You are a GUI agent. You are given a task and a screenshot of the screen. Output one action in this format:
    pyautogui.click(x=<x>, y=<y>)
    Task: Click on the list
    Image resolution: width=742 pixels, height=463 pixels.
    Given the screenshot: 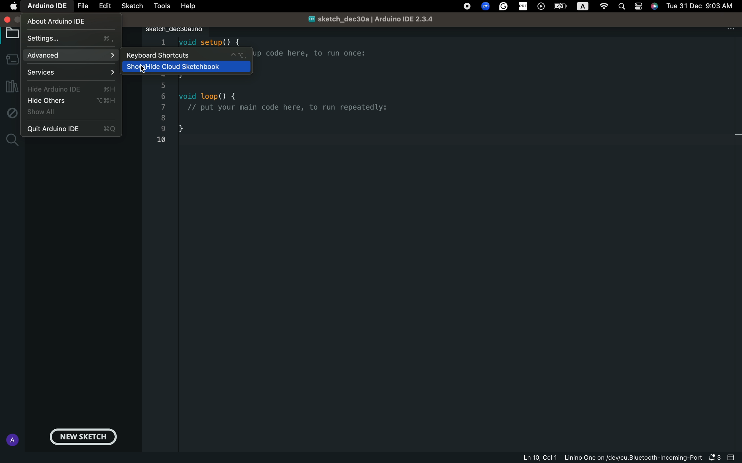 What is the action you would take?
    pyautogui.click(x=165, y=93)
    